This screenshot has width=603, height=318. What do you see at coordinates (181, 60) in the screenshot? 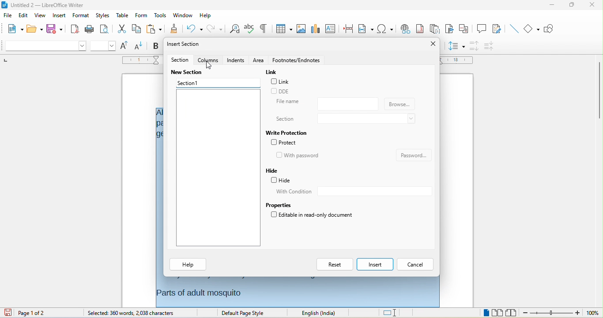
I see `section` at bounding box center [181, 60].